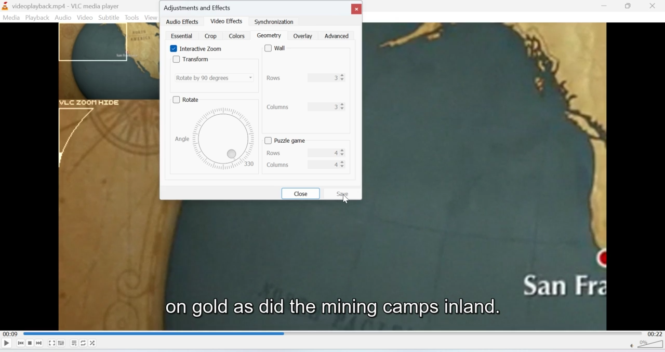 This screenshot has width=665, height=352. What do you see at coordinates (109, 17) in the screenshot?
I see `Subtitle` at bounding box center [109, 17].